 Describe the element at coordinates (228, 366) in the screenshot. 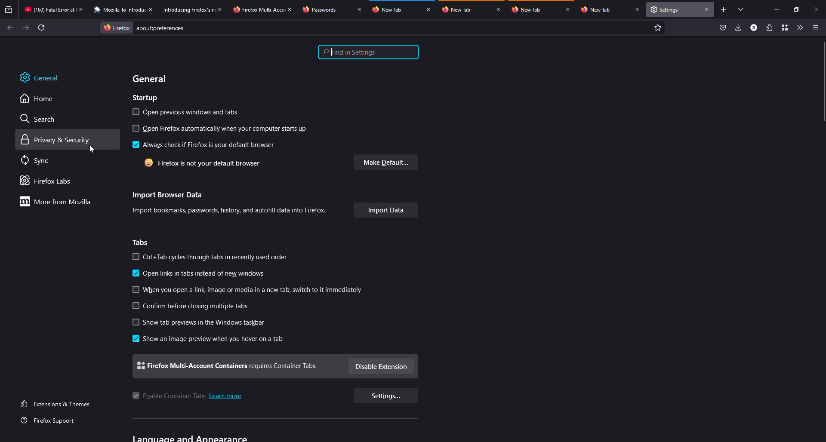

I see `multi account container` at that location.